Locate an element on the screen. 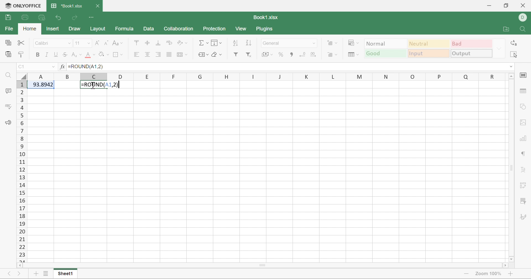 The width and height of the screenshot is (531, 279). Zoom out is located at coordinates (465, 273).